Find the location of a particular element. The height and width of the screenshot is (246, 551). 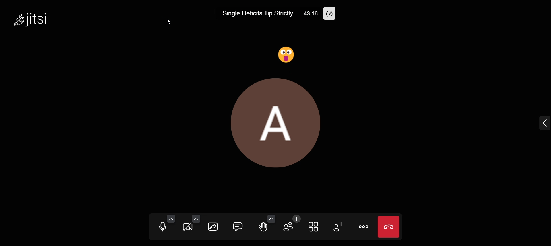

toggle tile view is located at coordinates (313, 226).